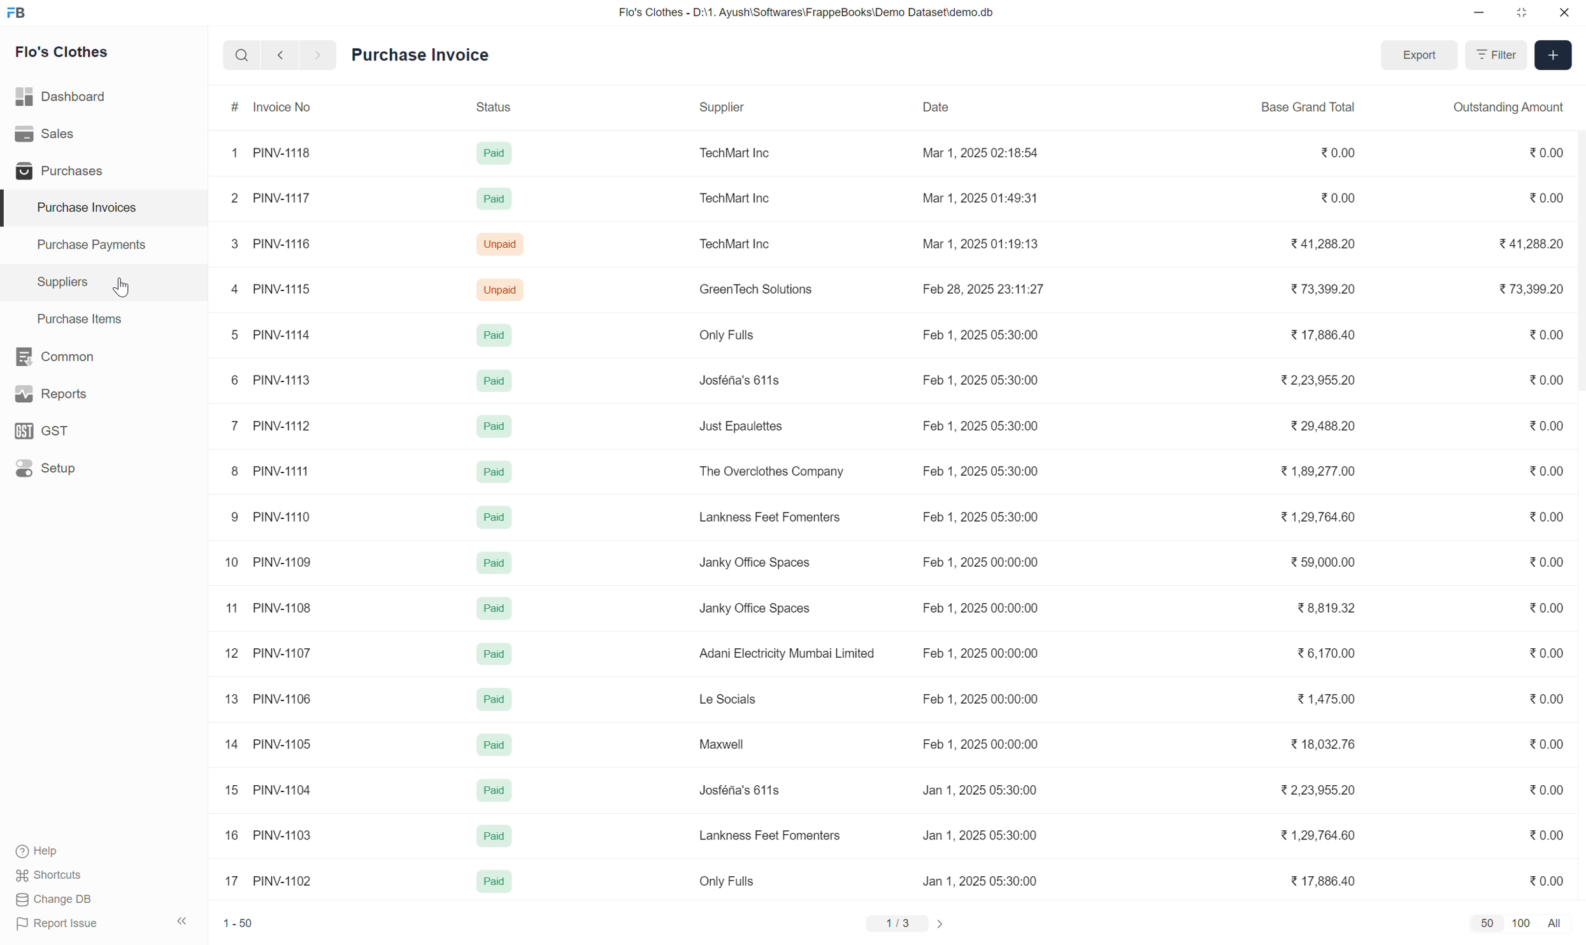 The image size is (1586, 945). What do you see at coordinates (722, 105) in the screenshot?
I see `Supplier` at bounding box center [722, 105].